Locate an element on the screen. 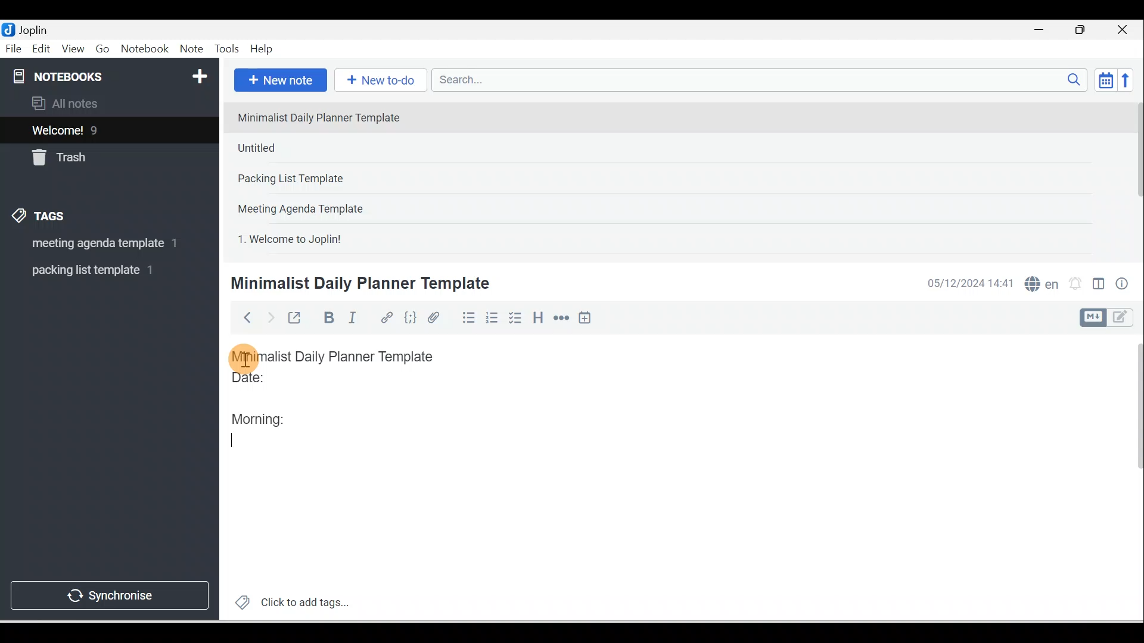 This screenshot has width=1144, height=643. Toggle external editing is located at coordinates (296, 320).